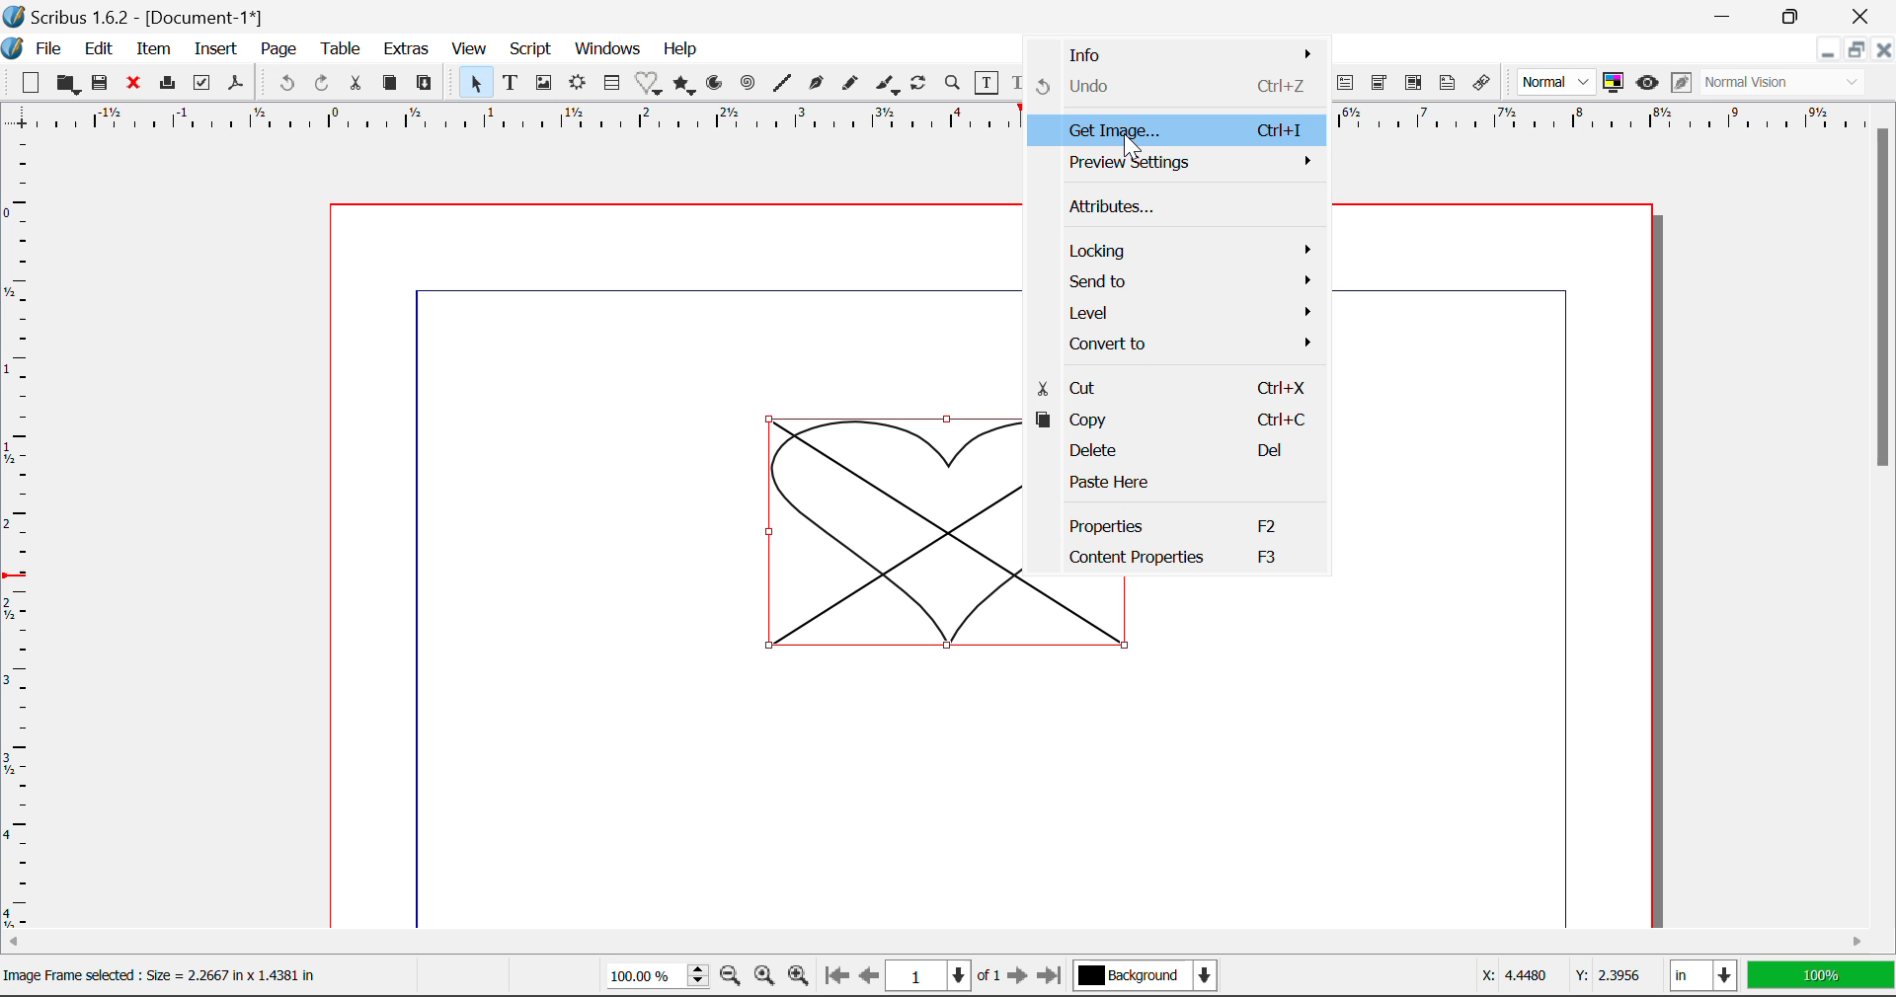 The height and width of the screenshot is (997, 1896). I want to click on Refresh, so click(922, 86).